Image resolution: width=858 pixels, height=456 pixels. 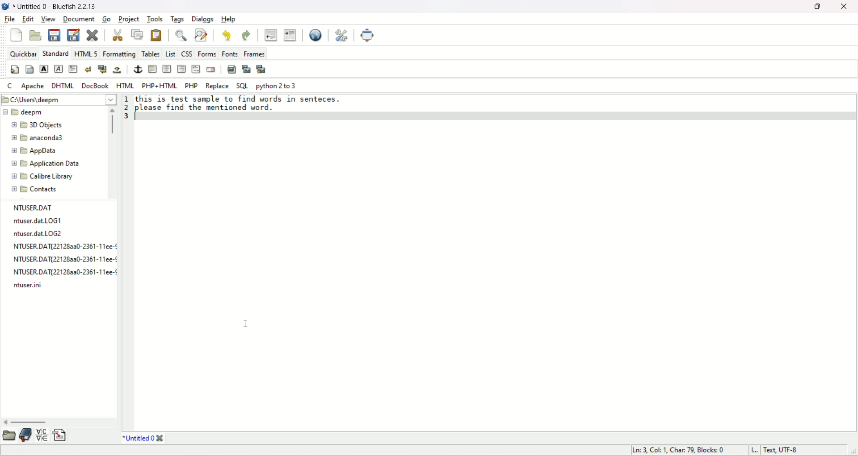 What do you see at coordinates (102, 70) in the screenshot?
I see `break and clear` at bounding box center [102, 70].